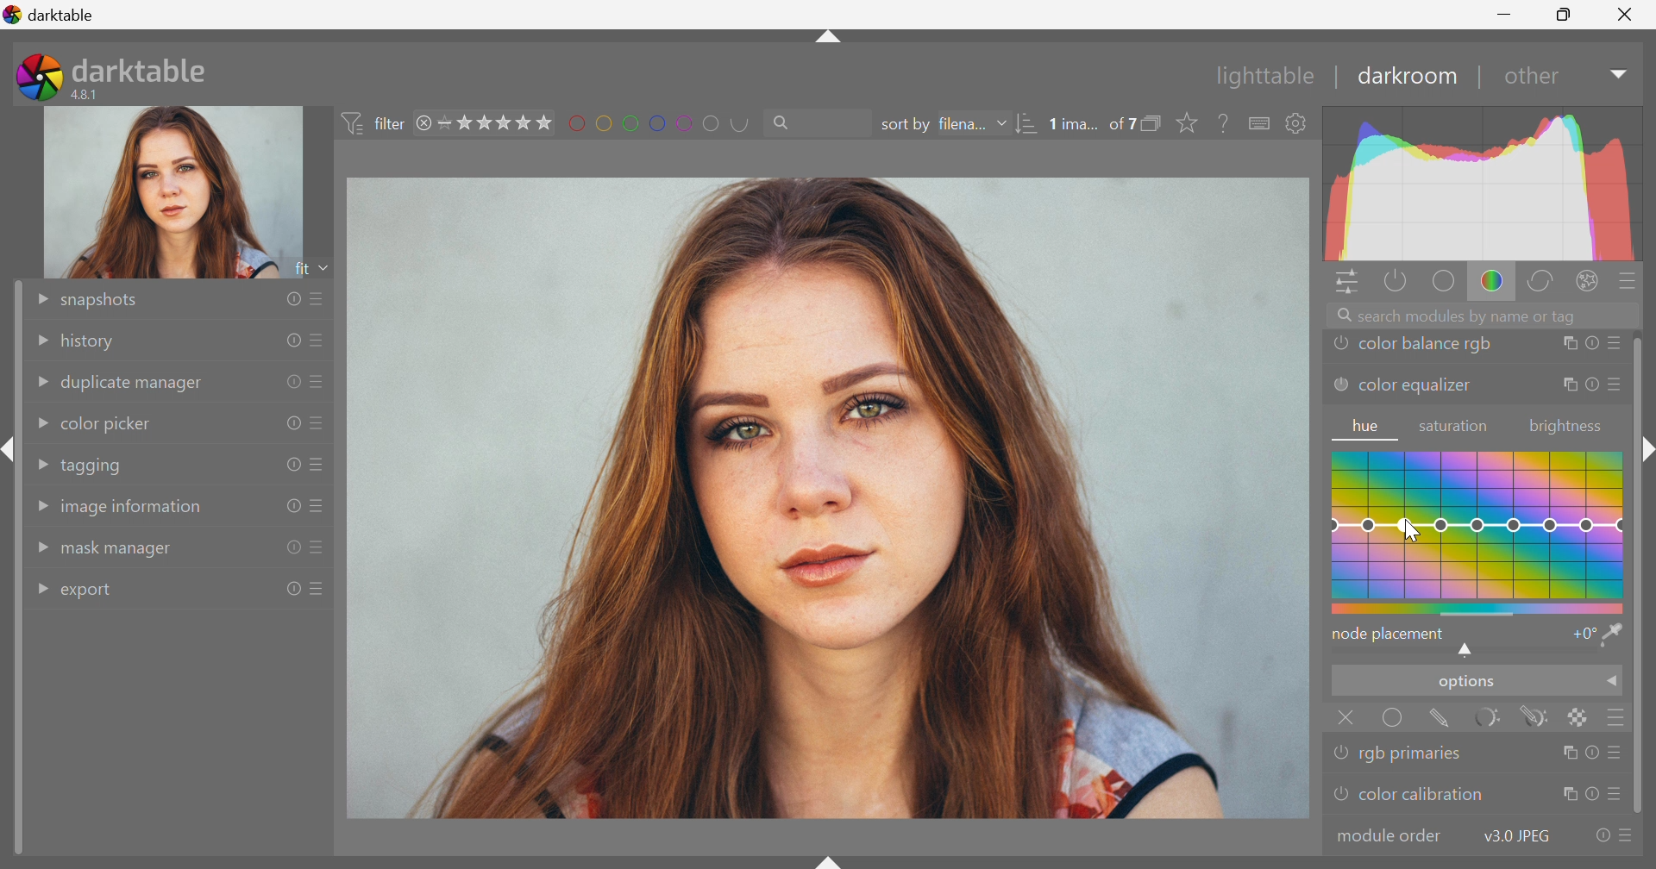  What do you see at coordinates (1580, 635) in the screenshot?
I see `+0°` at bounding box center [1580, 635].